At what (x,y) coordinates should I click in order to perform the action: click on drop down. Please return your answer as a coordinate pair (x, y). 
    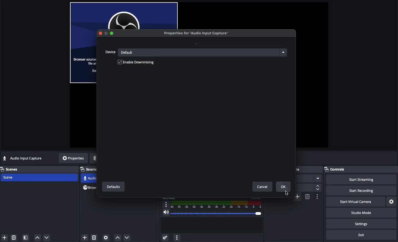
    Looking at the image, I should click on (318, 188).